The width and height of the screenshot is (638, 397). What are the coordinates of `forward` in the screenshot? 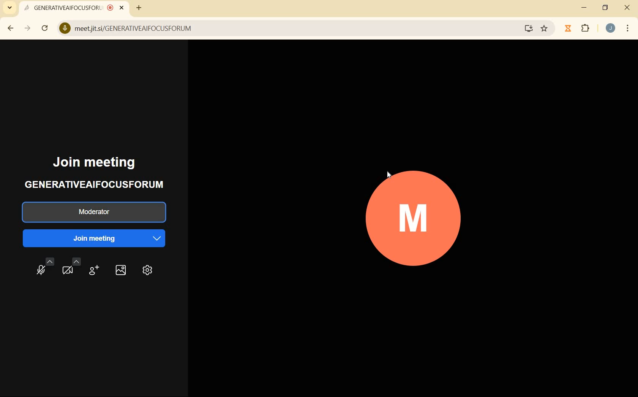 It's located at (26, 28).